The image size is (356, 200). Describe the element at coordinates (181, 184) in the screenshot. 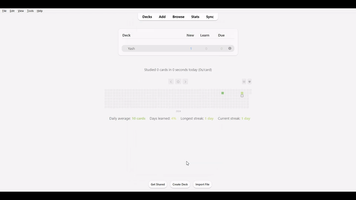

I see `Create Deck` at that location.